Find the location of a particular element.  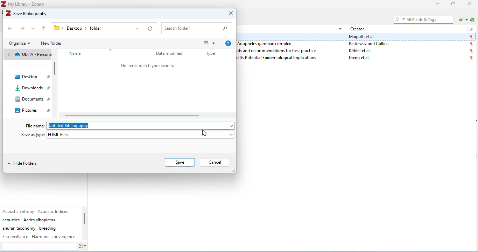

back is located at coordinates (11, 28).